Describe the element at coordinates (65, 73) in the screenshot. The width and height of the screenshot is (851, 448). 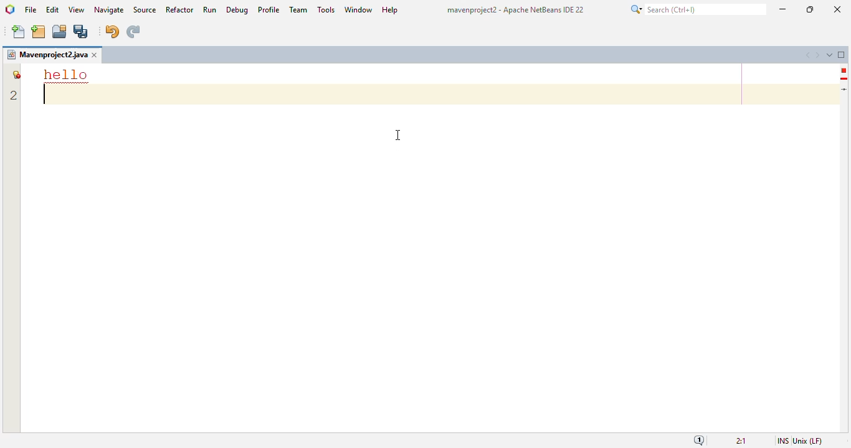
I see `font size and color settings changed for better readability` at that location.